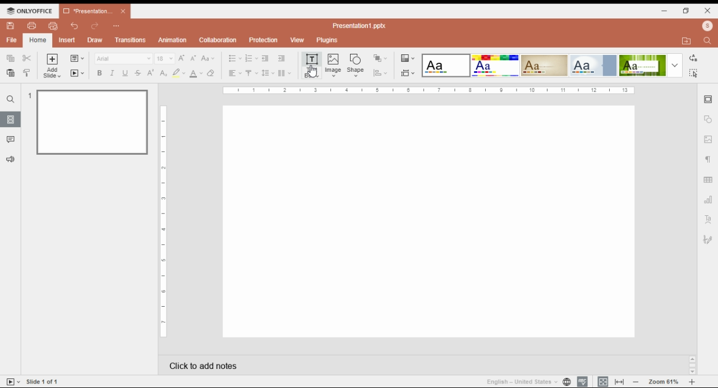  What do you see at coordinates (138, 73) in the screenshot?
I see `strikethrough` at bounding box center [138, 73].